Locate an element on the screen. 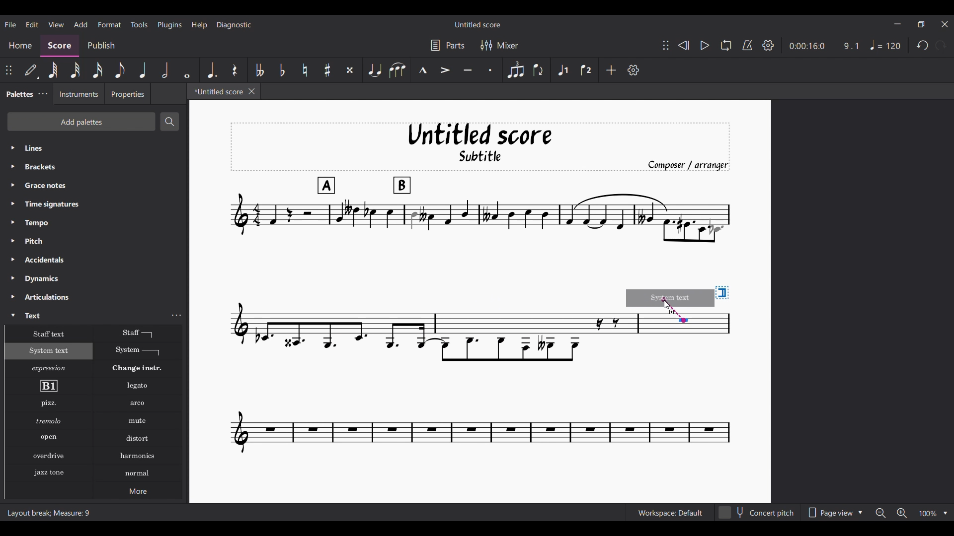 The height and width of the screenshot is (536, 954). Mute is located at coordinates (138, 421).